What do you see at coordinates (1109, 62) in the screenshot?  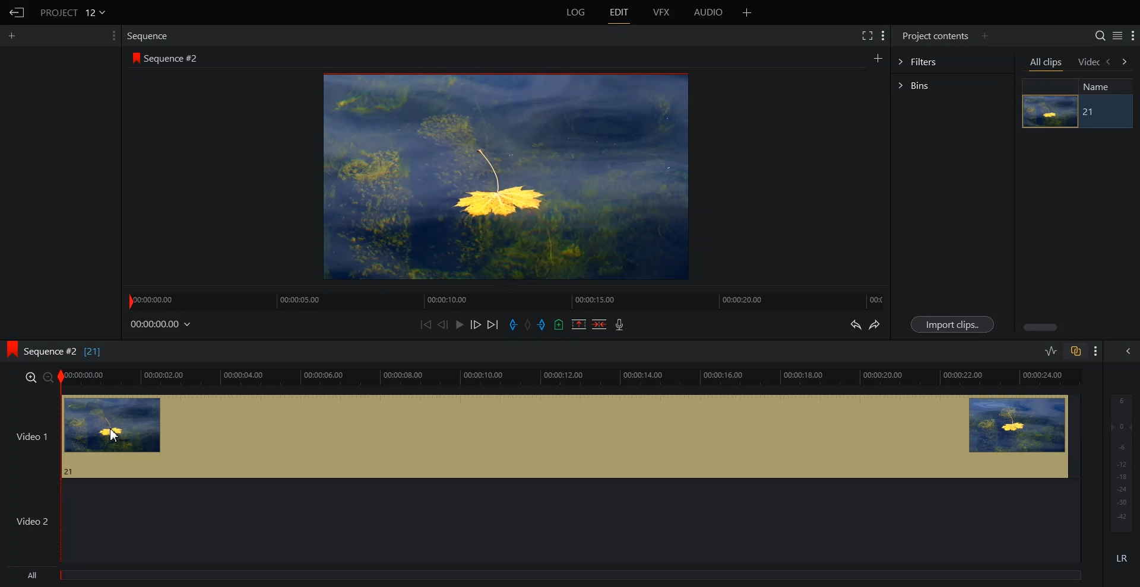 I see `move backwards` at bounding box center [1109, 62].